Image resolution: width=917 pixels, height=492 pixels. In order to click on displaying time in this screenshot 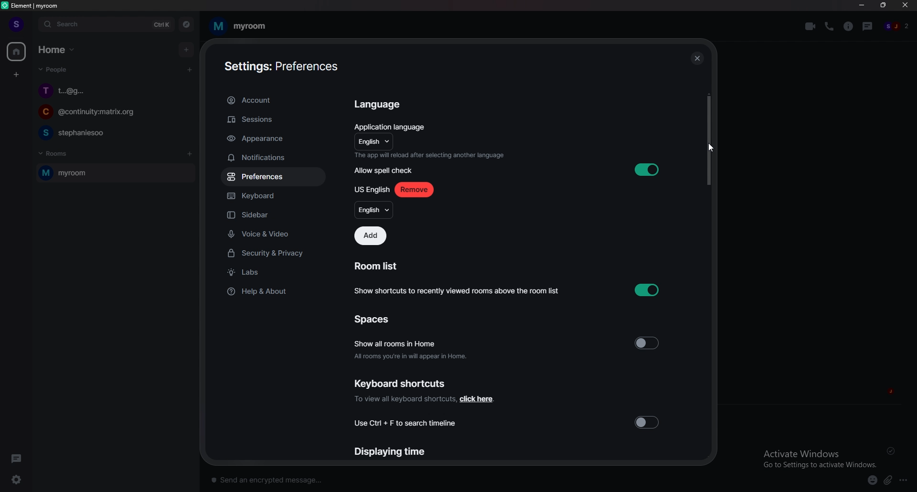, I will do `click(389, 452)`.